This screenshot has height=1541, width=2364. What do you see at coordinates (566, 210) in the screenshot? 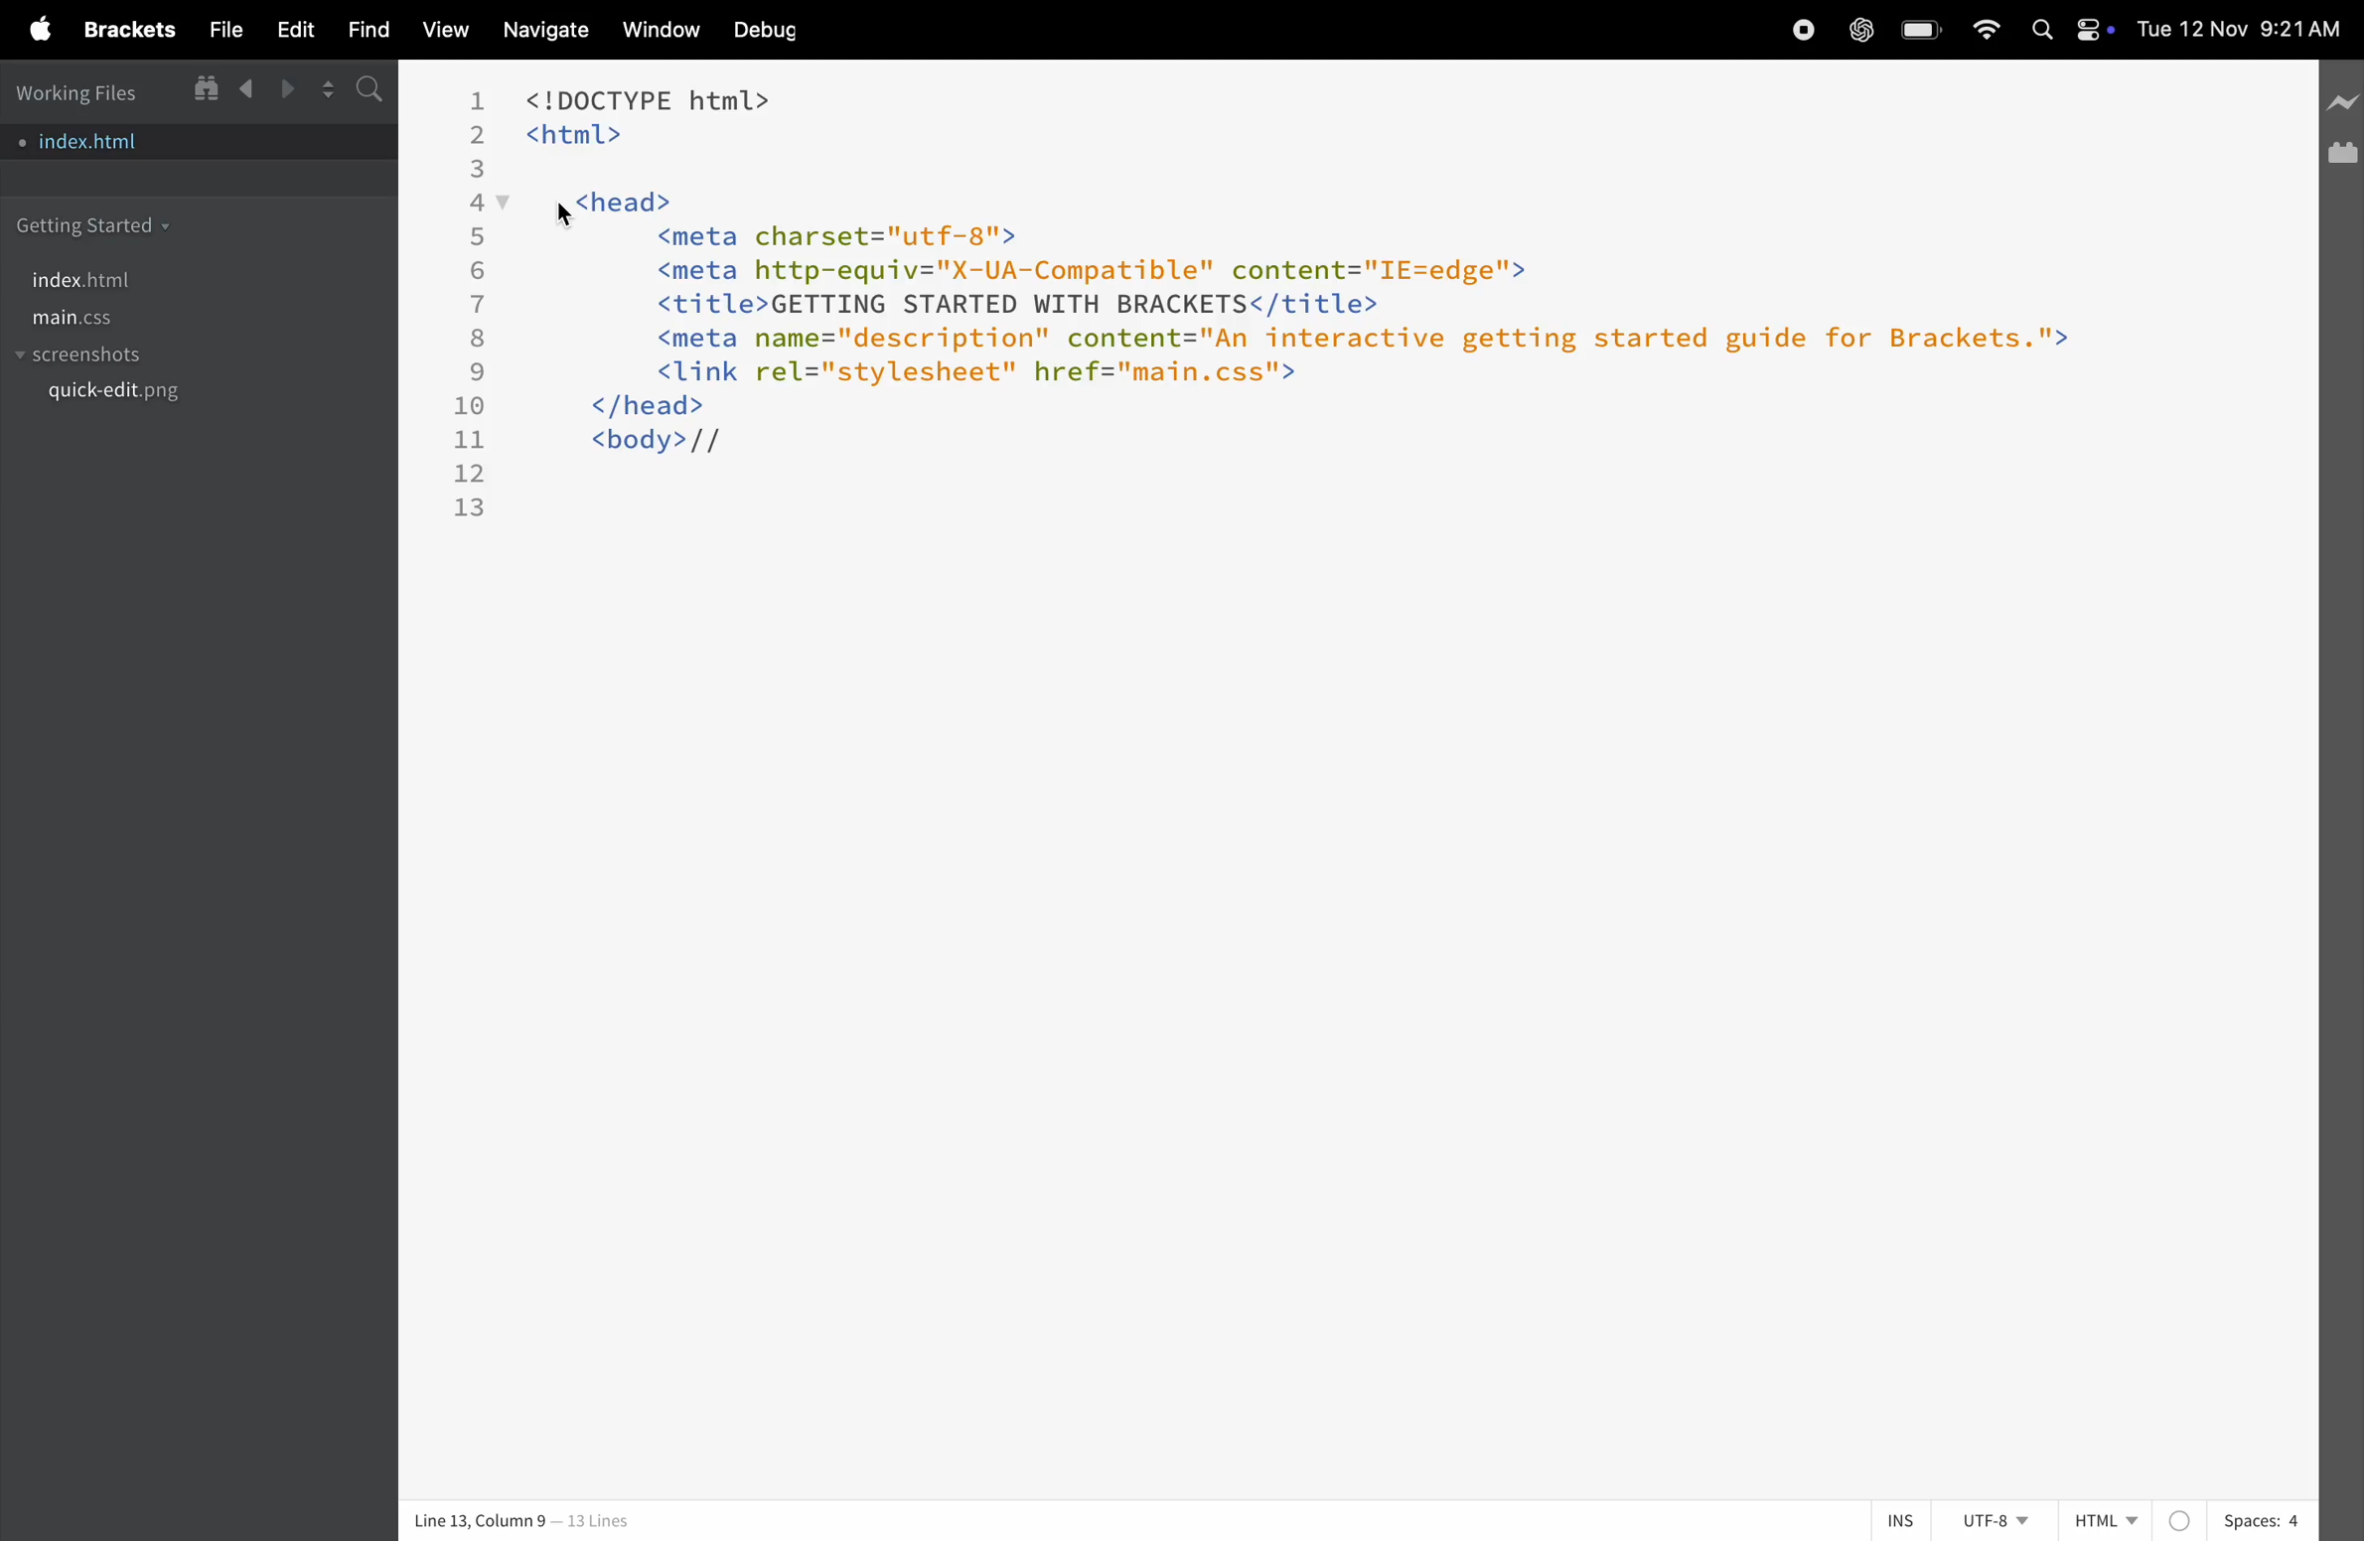
I see `cursor` at bounding box center [566, 210].